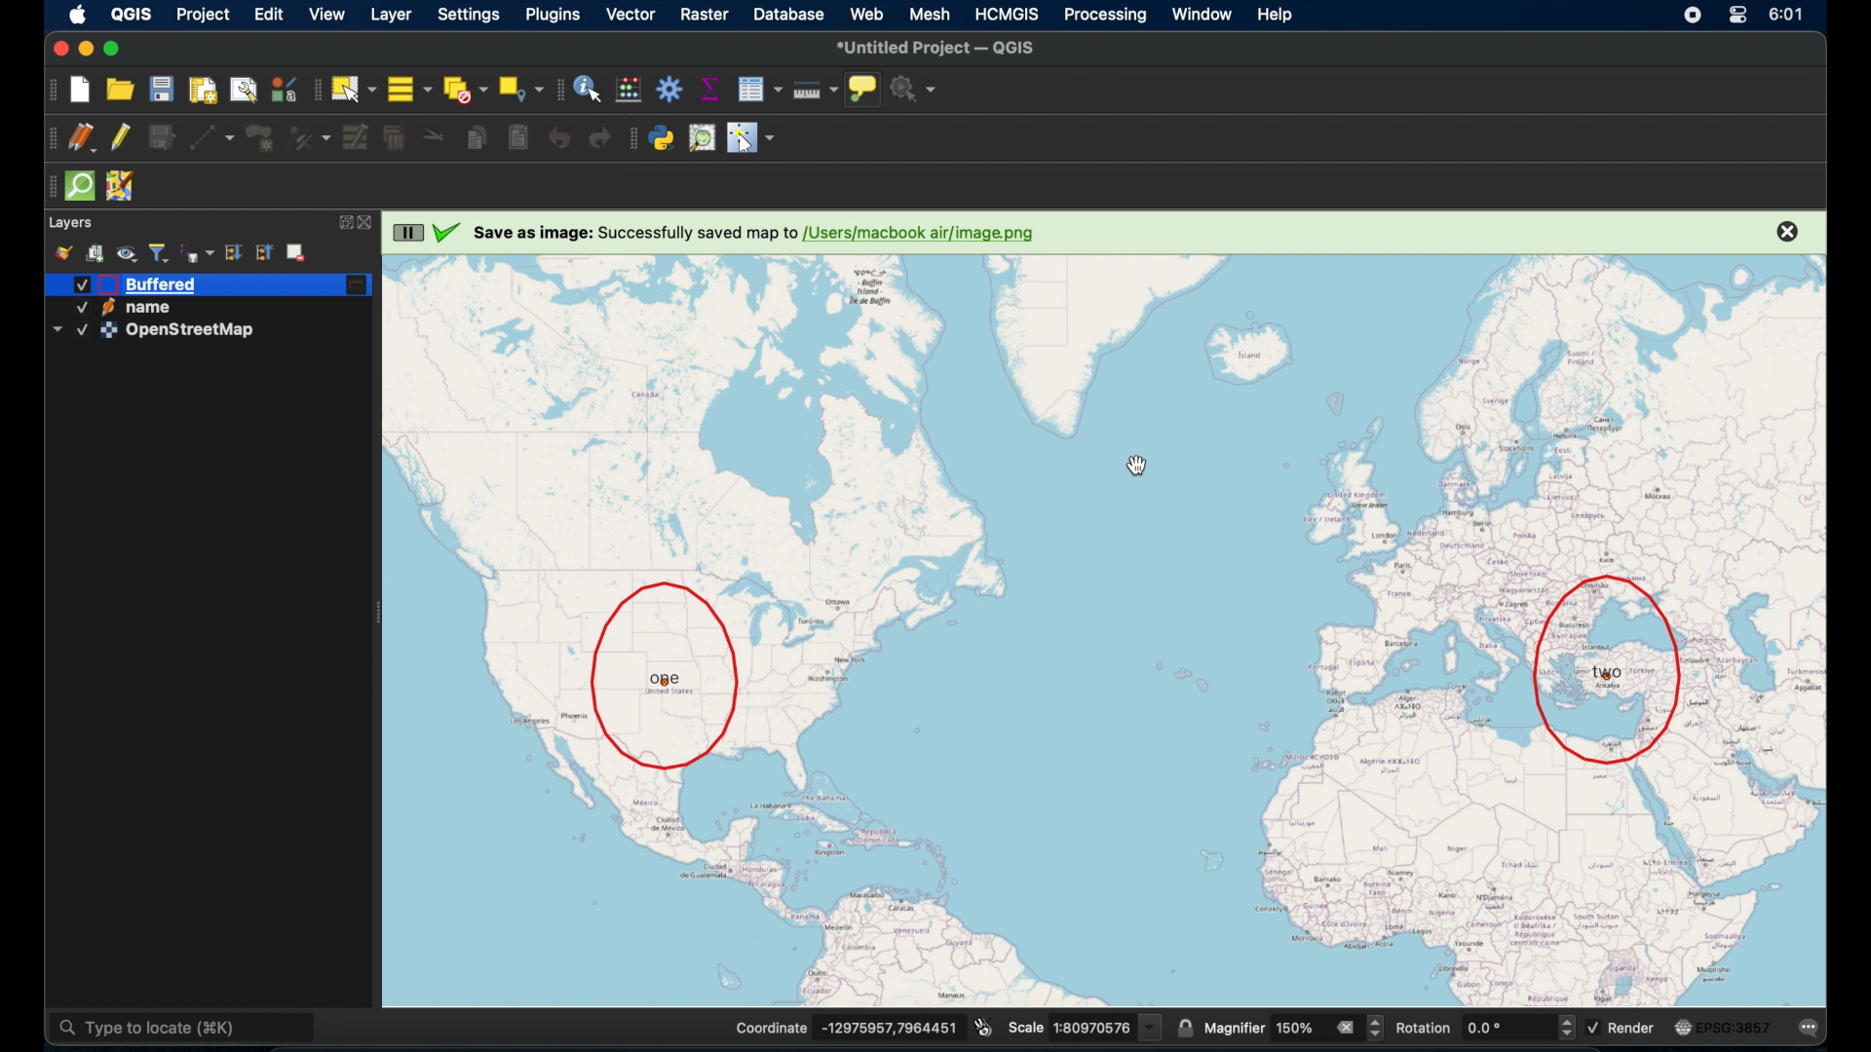 This screenshot has height=1052, width=1871. What do you see at coordinates (1203, 16) in the screenshot?
I see `window` at bounding box center [1203, 16].